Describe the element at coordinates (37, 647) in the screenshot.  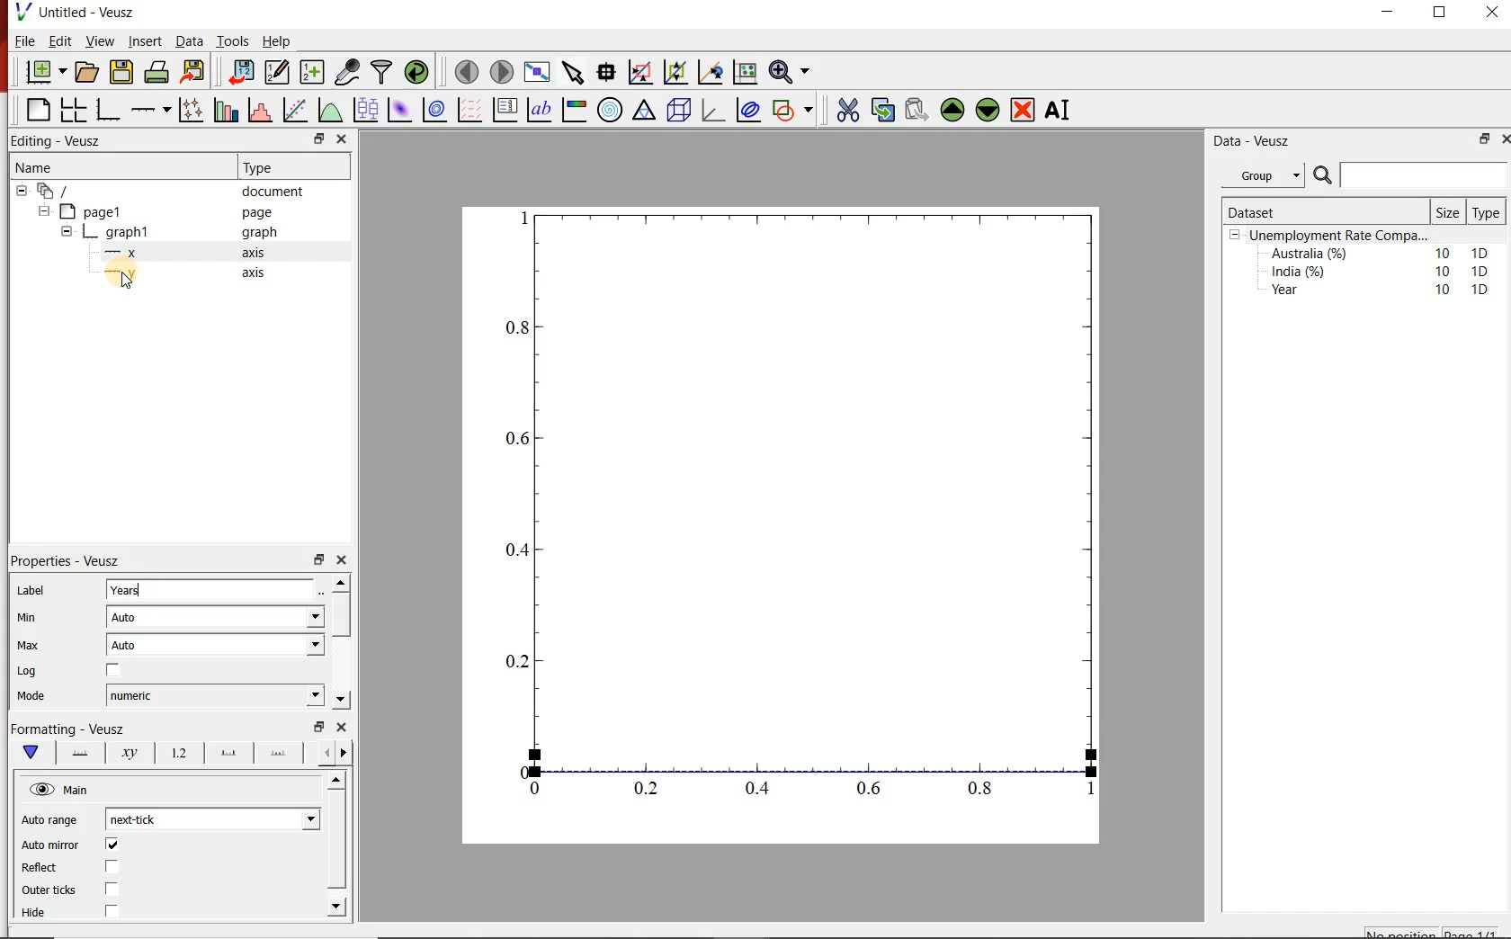
I see `Max` at that location.